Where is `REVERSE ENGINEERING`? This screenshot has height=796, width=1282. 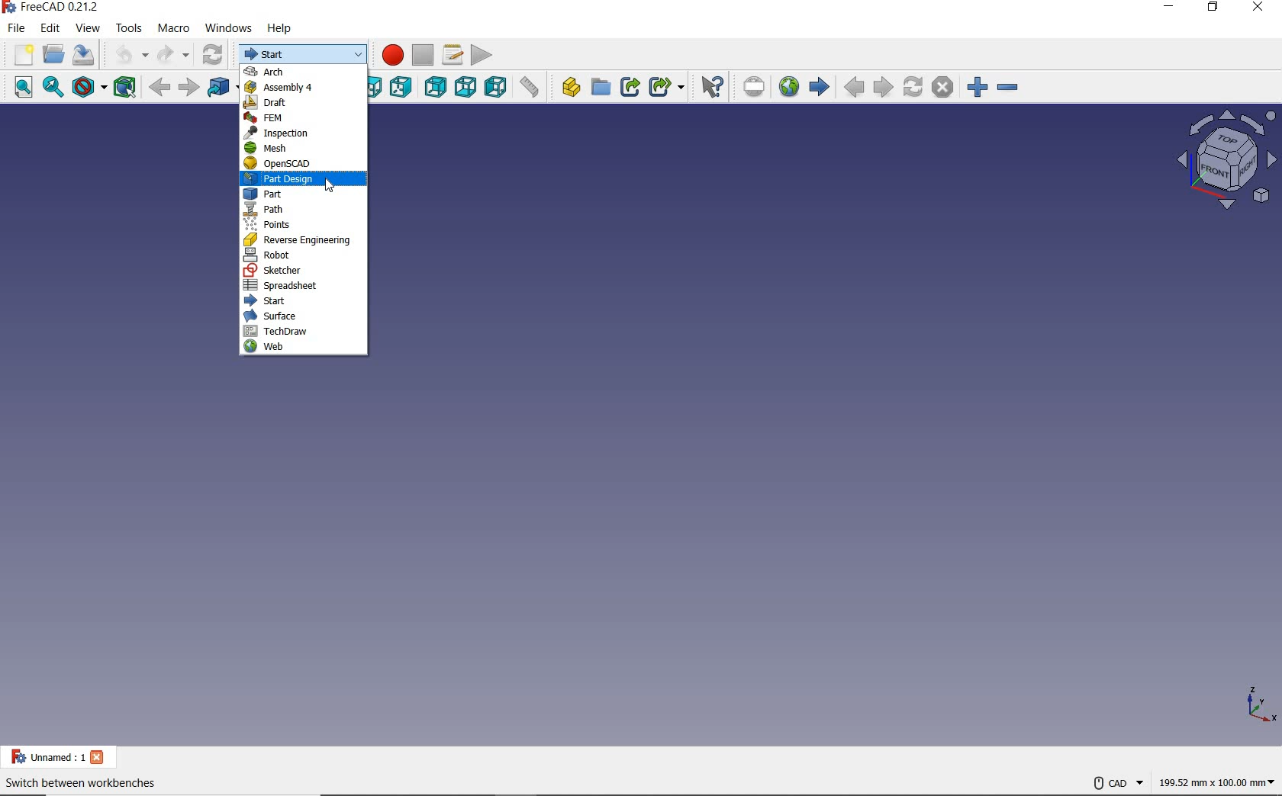
REVERSE ENGINEERING is located at coordinates (302, 242).